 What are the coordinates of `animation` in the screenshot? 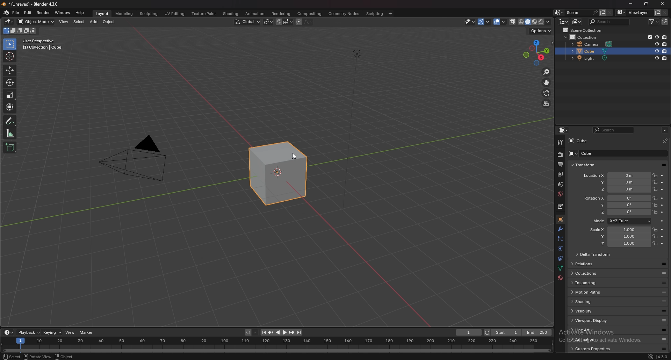 It's located at (255, 13).